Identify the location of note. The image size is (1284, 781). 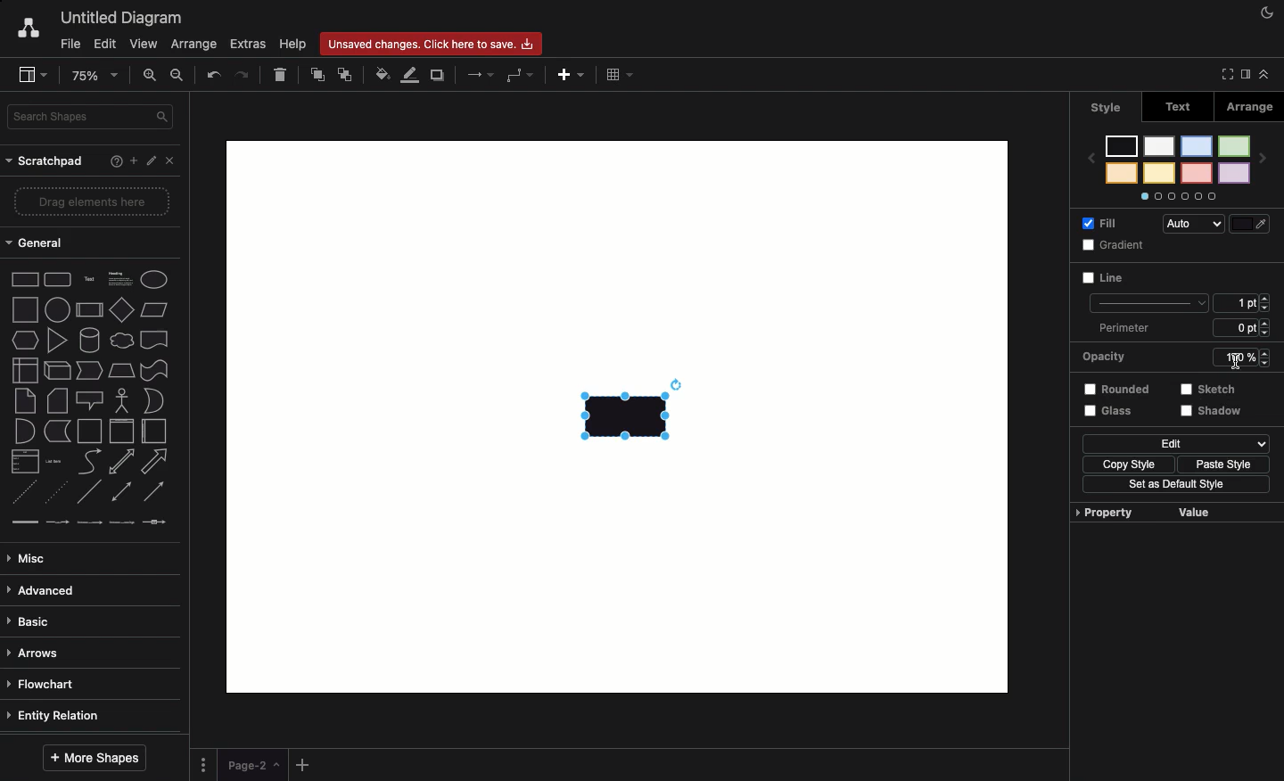
(26, 400).